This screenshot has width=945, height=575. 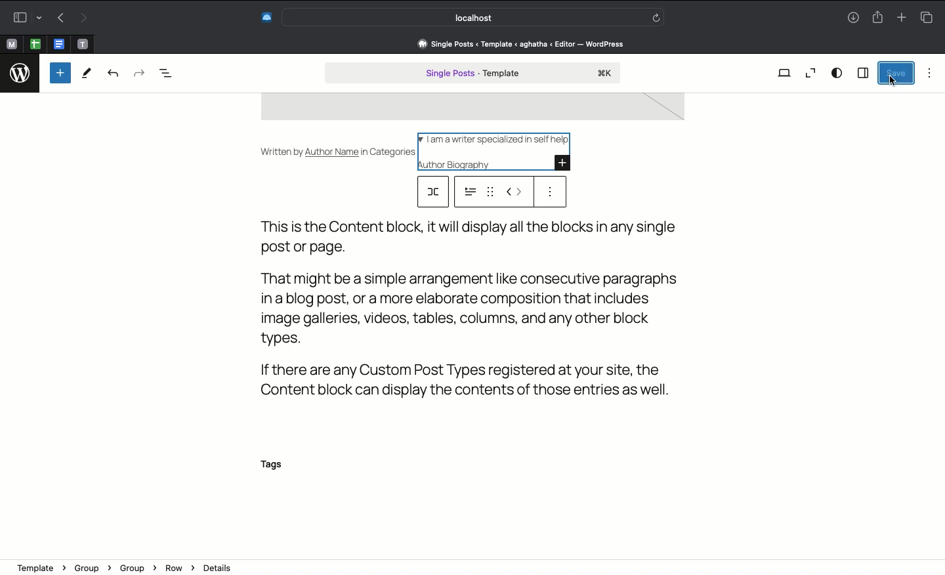 I want to click on Details, so click(x=222, y=568).